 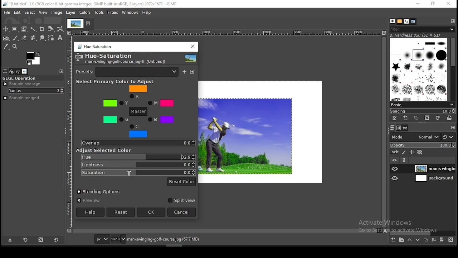 What do you see at coordinates (116, 103) in the screenshot?
I see `Y` at bounding box center [116, 103].